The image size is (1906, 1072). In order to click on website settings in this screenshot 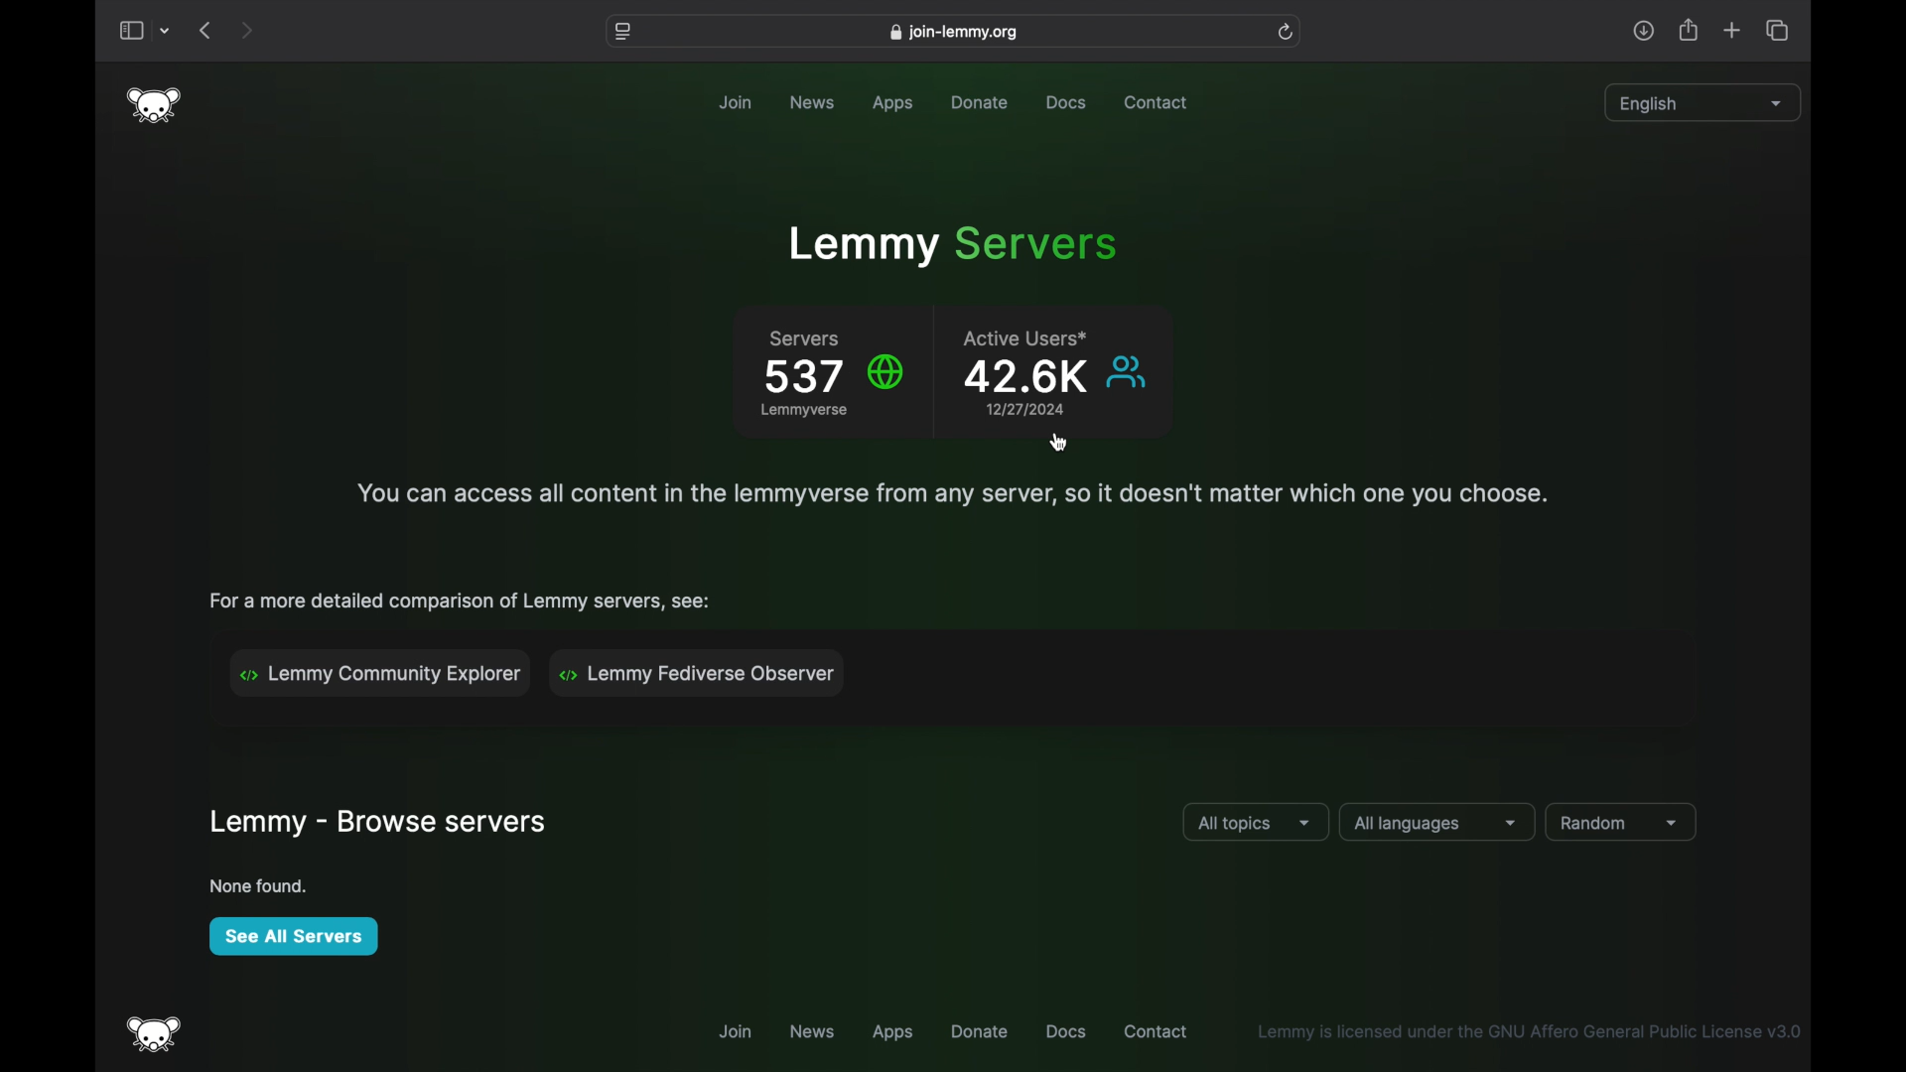, I will do `click(621, 32)`.